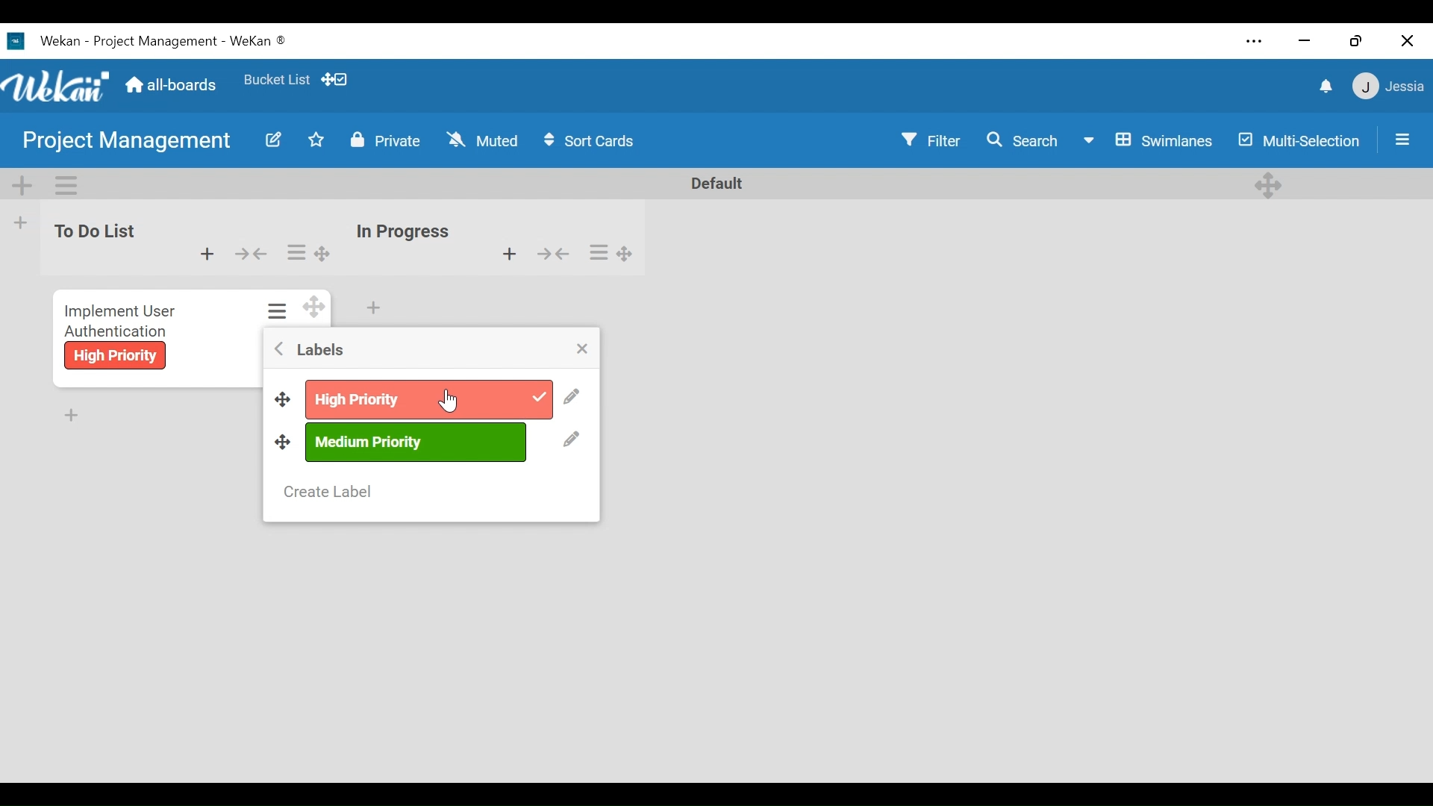  I want to click on restore, so click(1359, 42).